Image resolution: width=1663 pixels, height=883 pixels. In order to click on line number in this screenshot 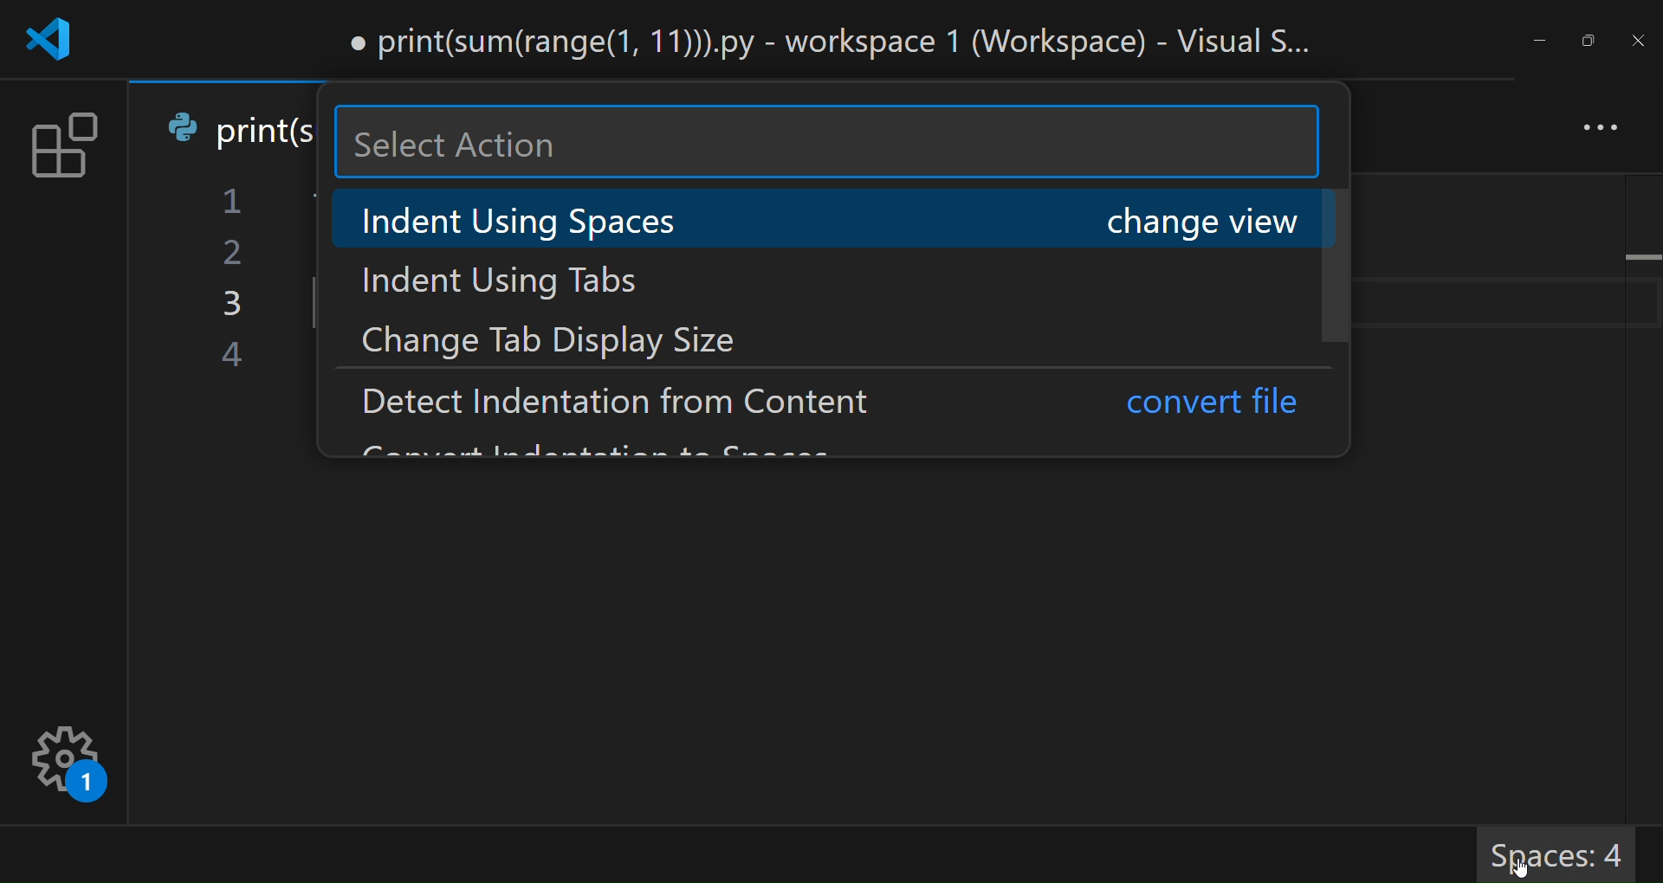, I will do `click(227, 283)`.